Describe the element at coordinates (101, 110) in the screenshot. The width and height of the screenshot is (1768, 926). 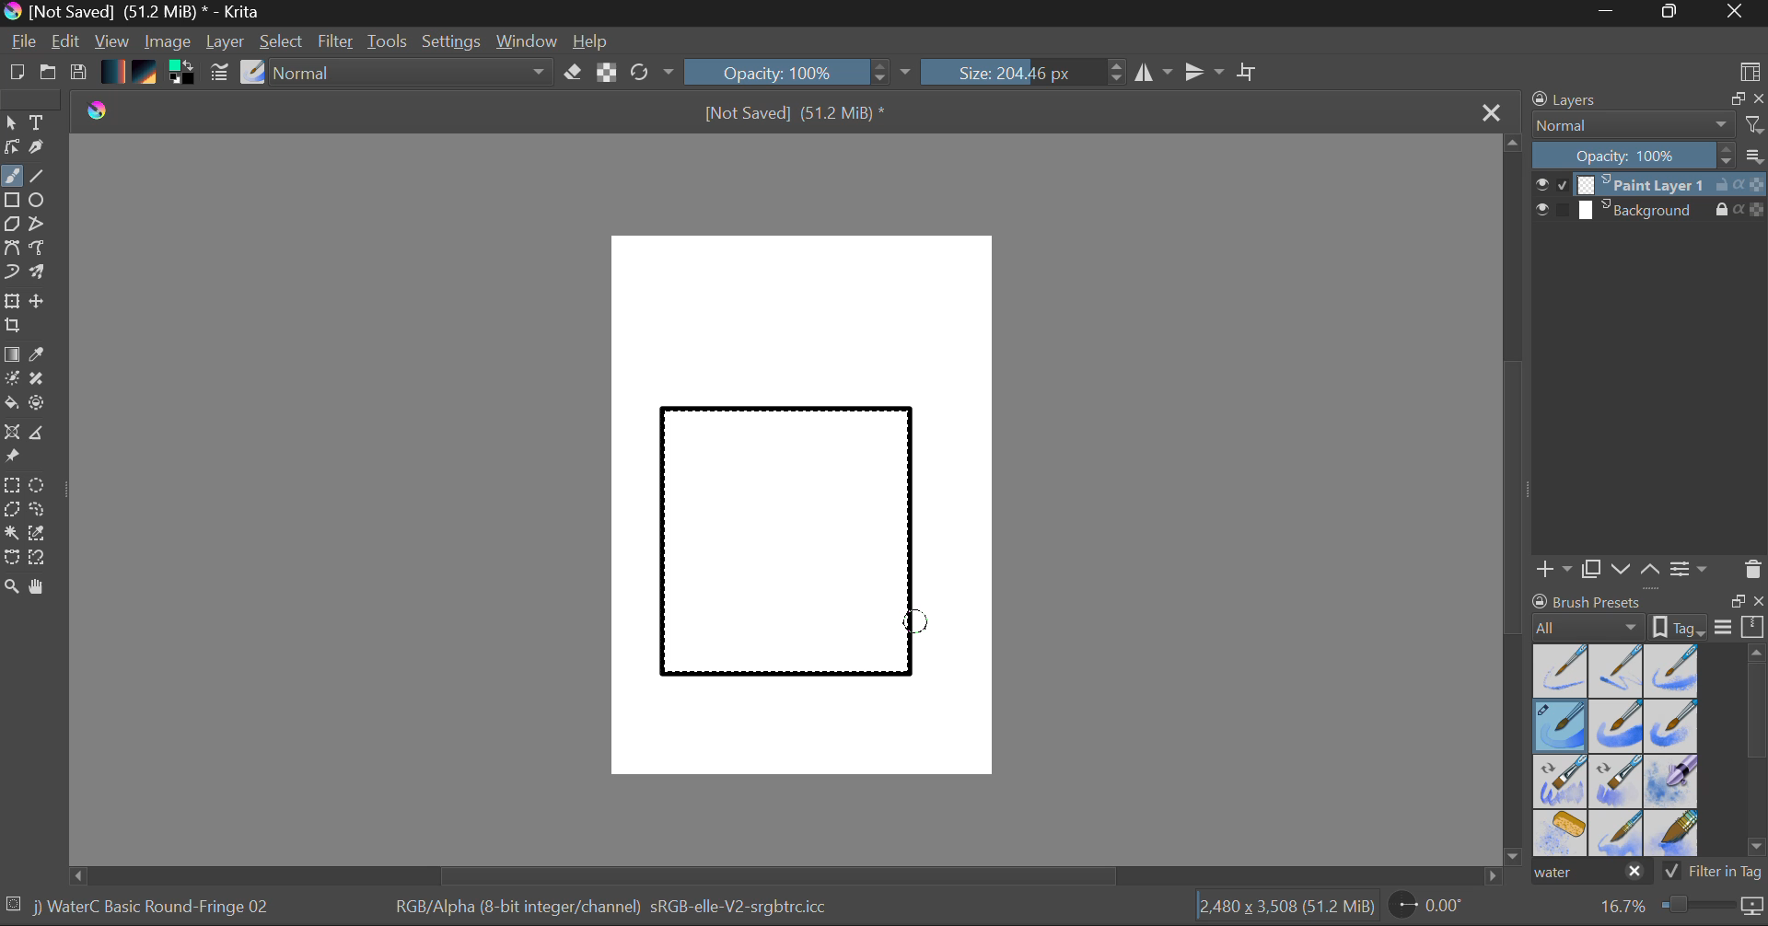
I see `logo` at that location.